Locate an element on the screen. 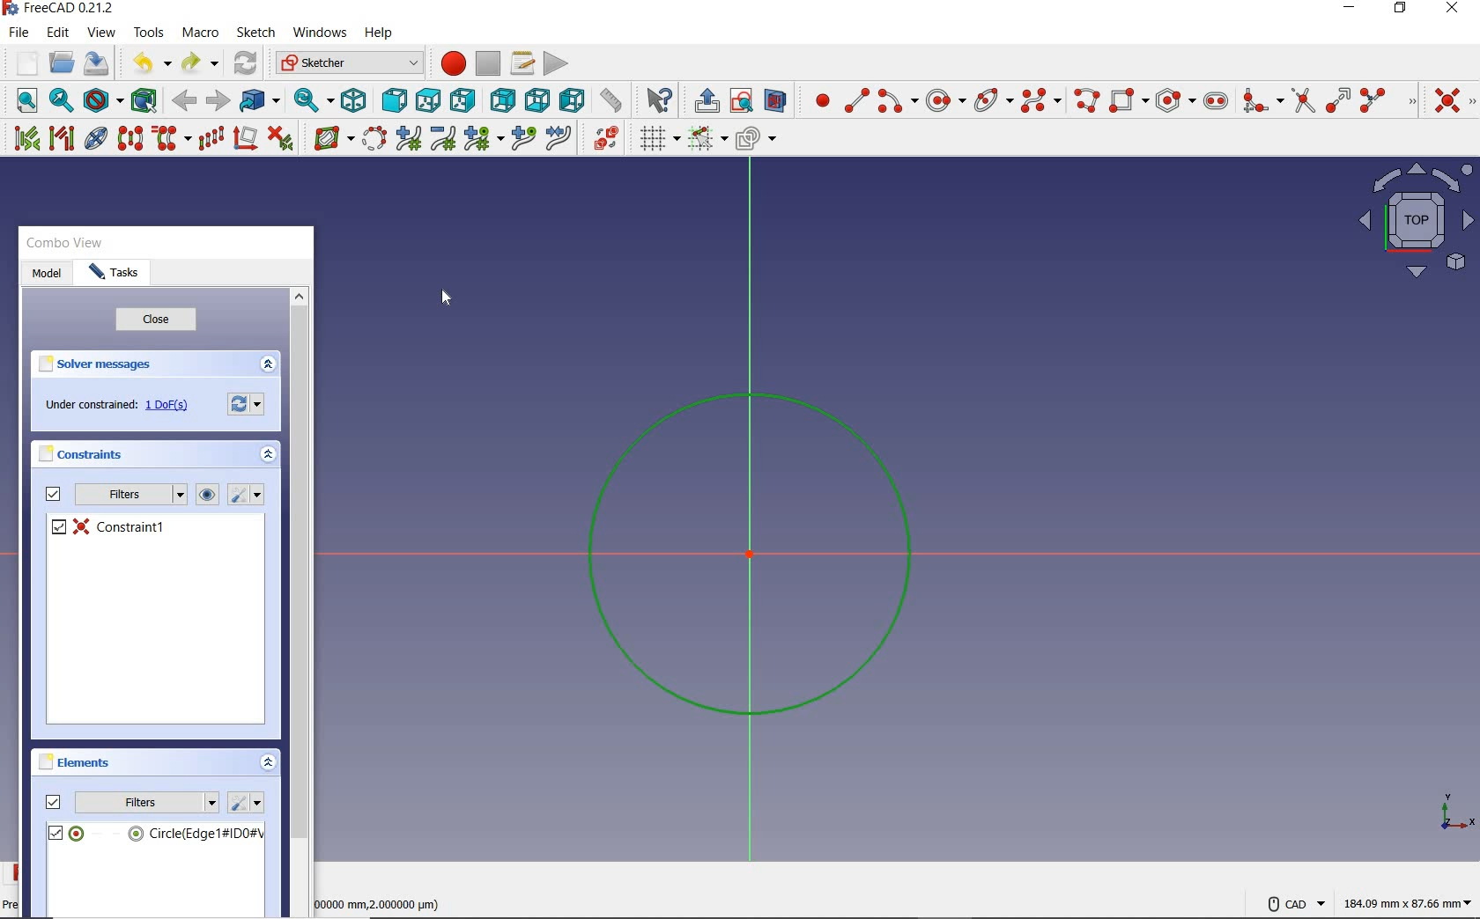  Tasks is located at coordinates (110, 273).